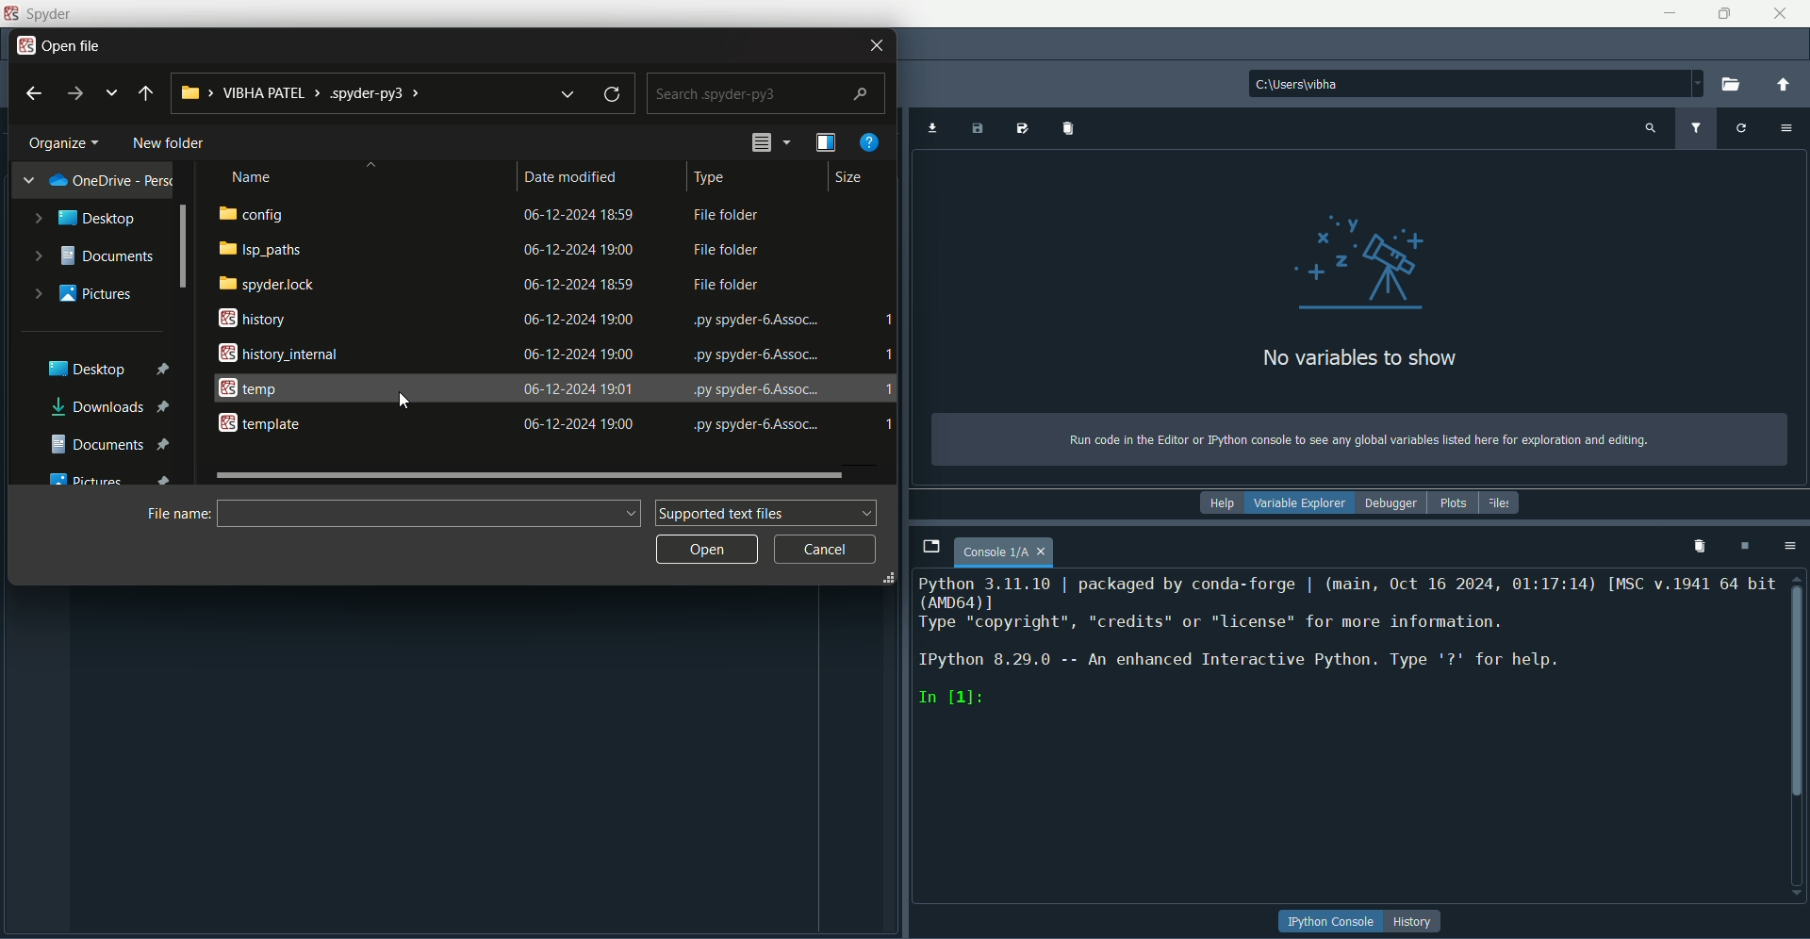 This screenshot has width=1810, height=939. What do you see at coordinates (1794, 547) in the screenshot?
I see `options` at bounding box center [1794, 547].